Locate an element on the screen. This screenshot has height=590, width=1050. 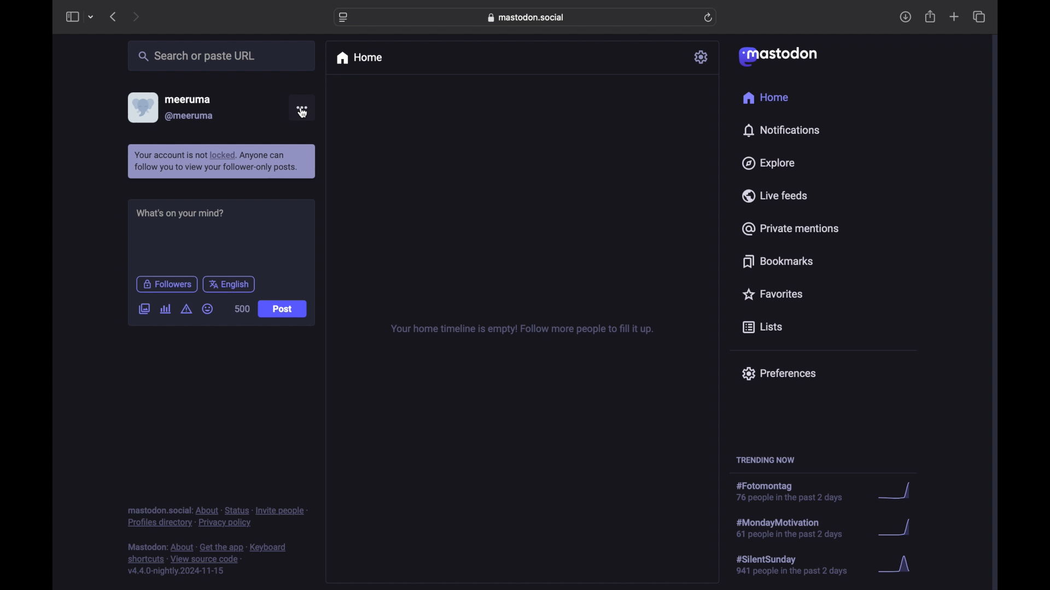
english is located at coordinates (230, 284).